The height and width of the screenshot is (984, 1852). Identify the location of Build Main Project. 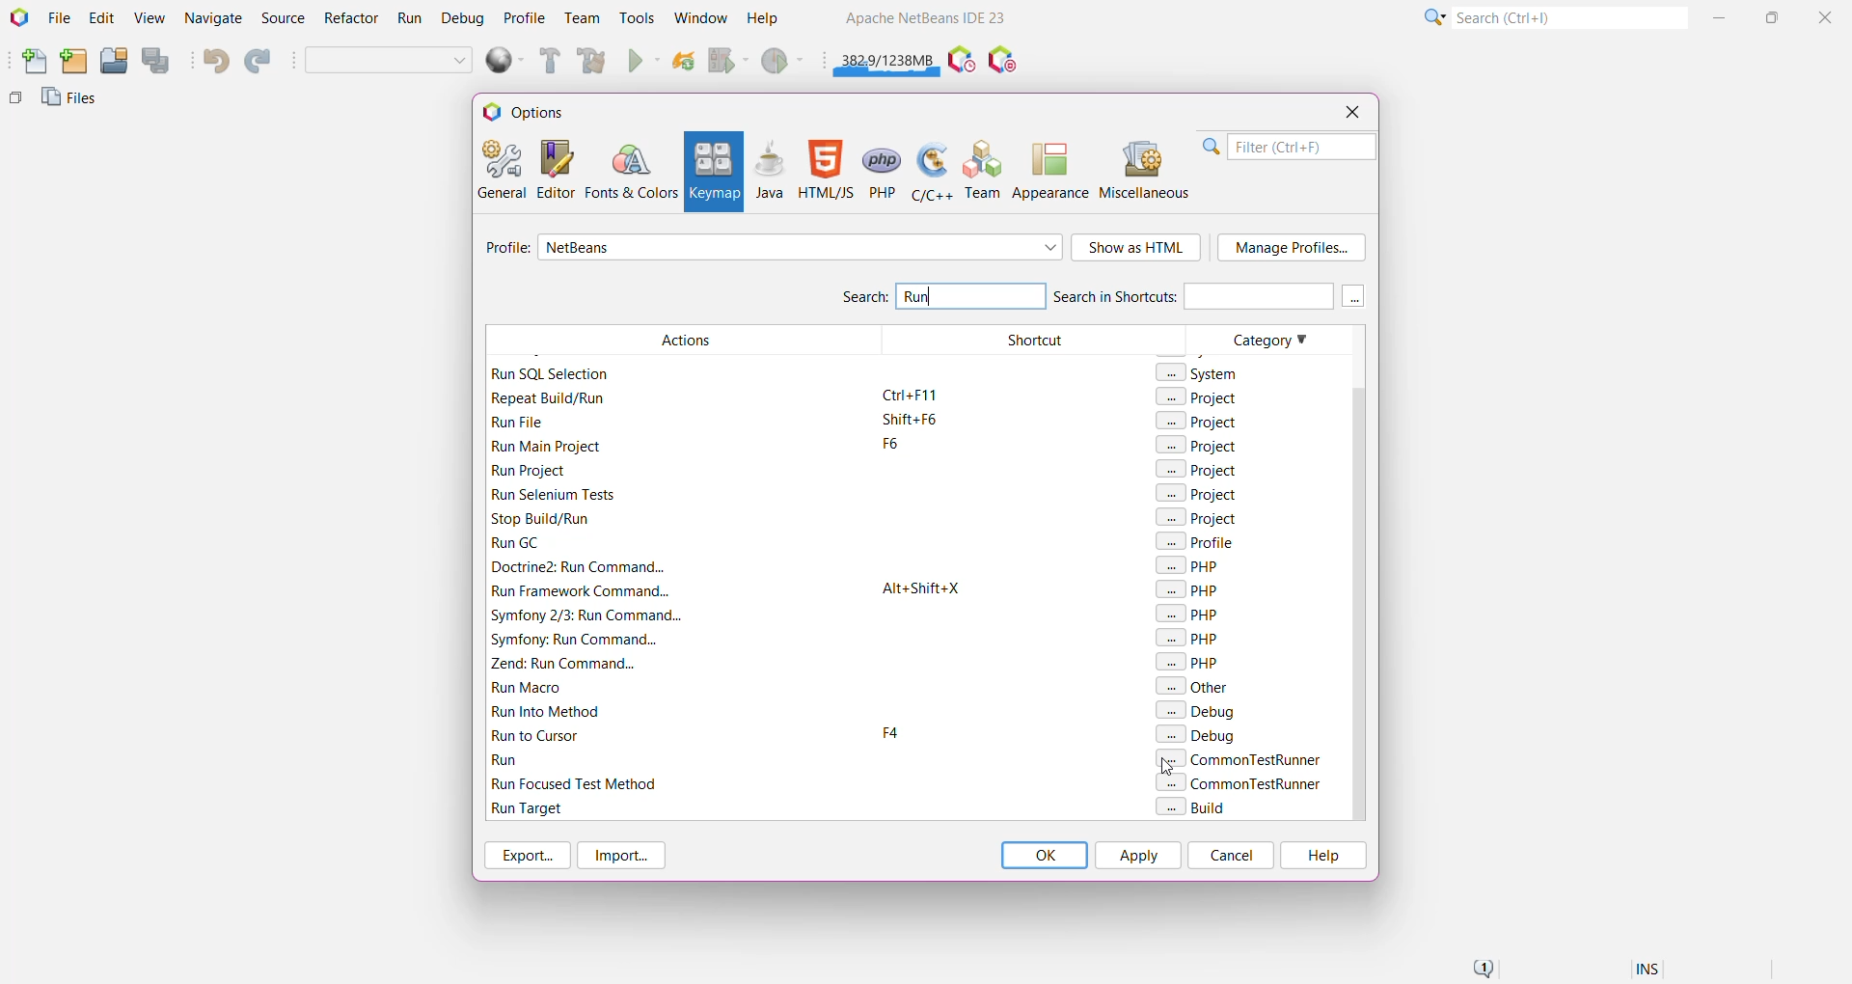
(547, 61).